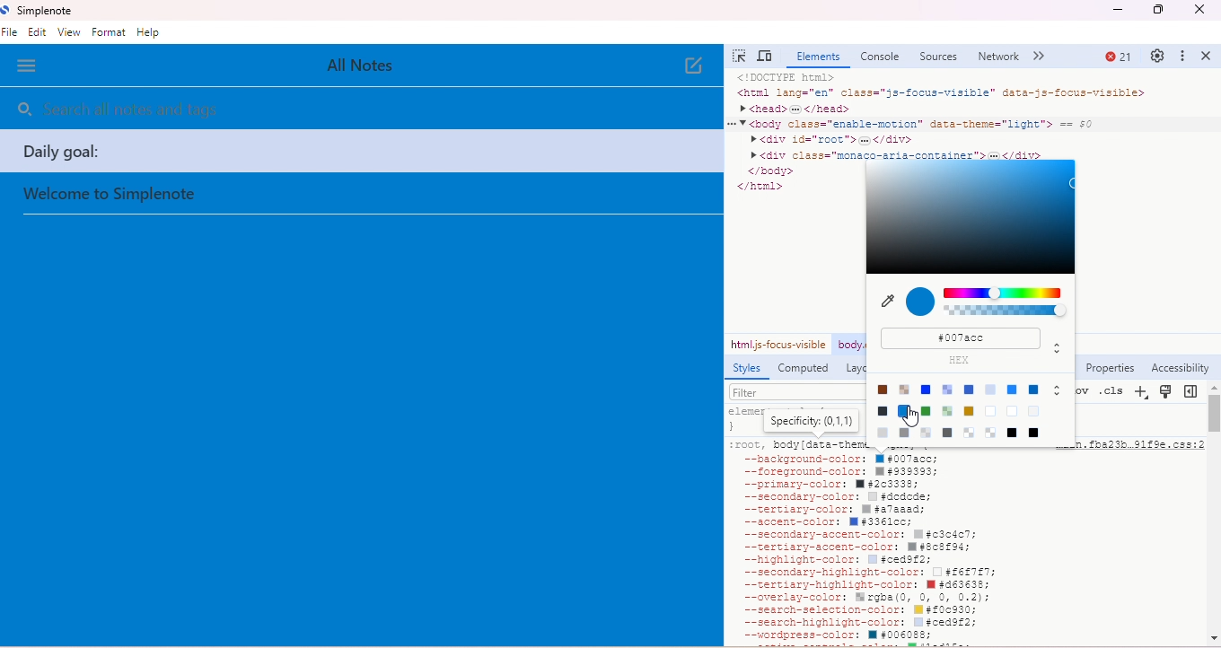  What do you see at coordinates (740, 56) in the screenshot?
I see `select element` at bounding box center [740, 56].